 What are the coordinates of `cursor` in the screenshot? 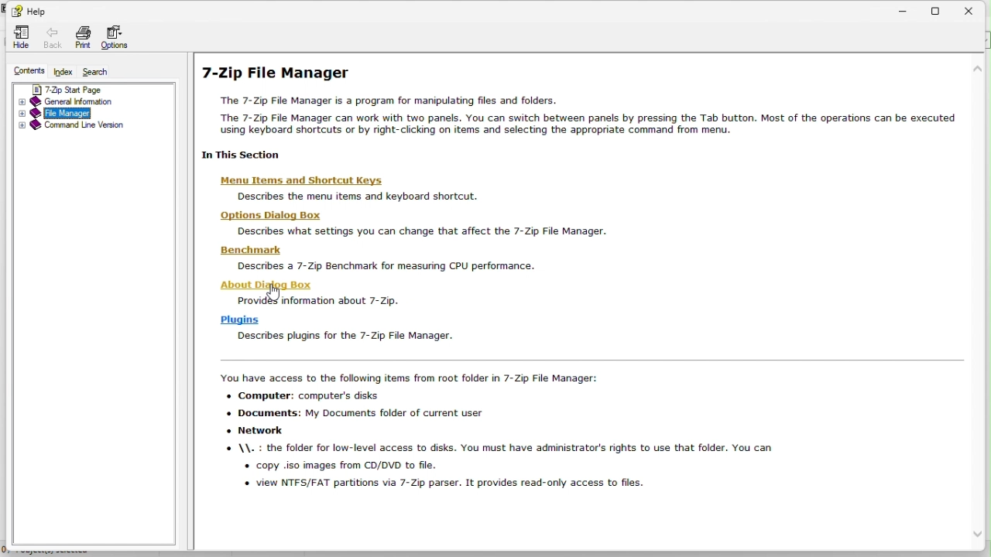 It's located at (276, 295).